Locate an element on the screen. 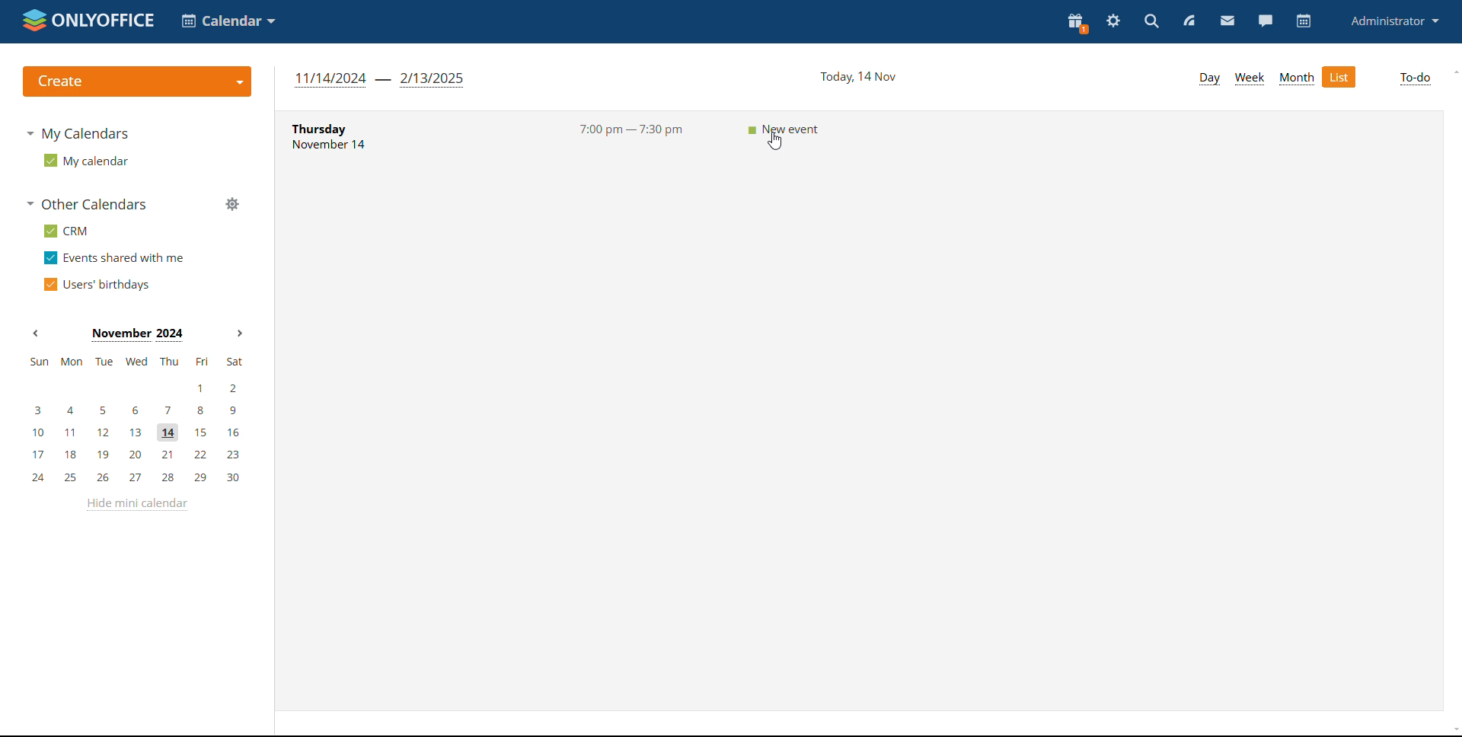 The width and height of the screenshot is (1462, 737). select application is located at coordinates (230, 20).